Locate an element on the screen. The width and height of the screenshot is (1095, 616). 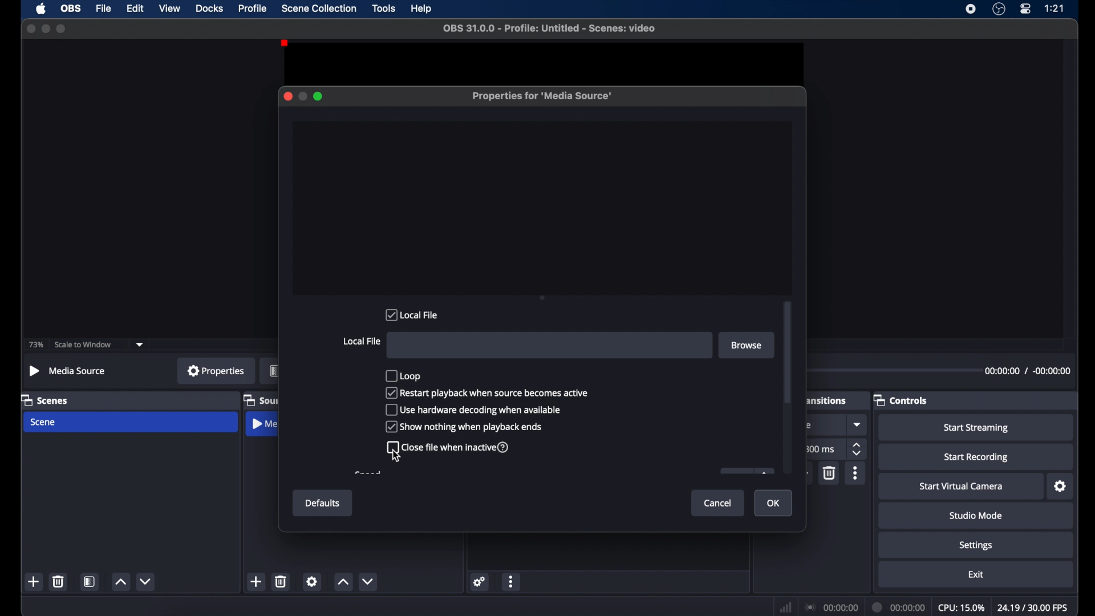
300 ms is located at coordinates (820, 449).